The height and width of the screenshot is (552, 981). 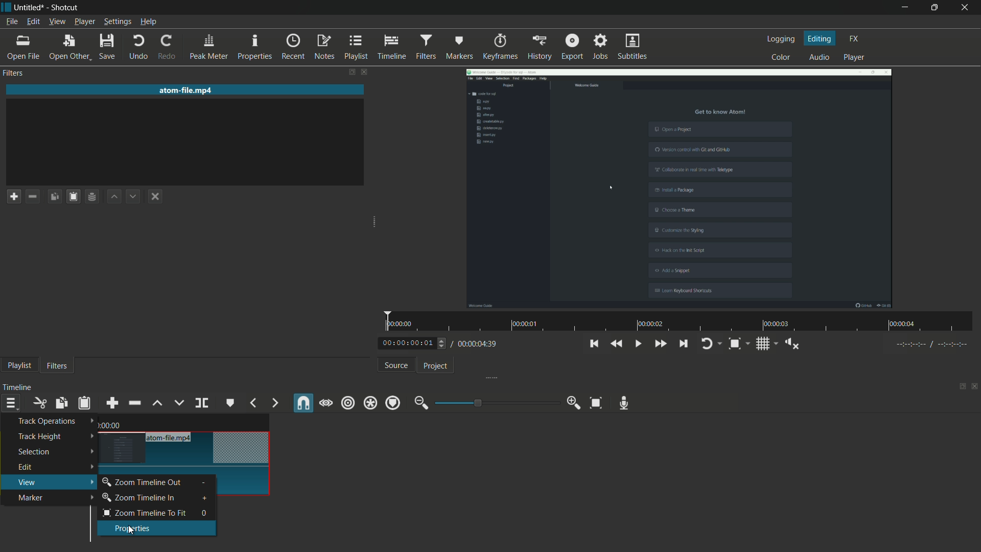 What do you see at coordinates (366, 72) in the screenshot?
I see `close filters` at bounding box center [366, 72].